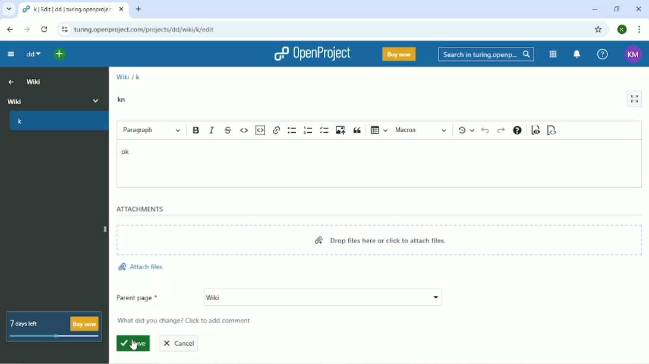 This screenshot has height=364, width=649. I want to click on More, so click(95, 100).